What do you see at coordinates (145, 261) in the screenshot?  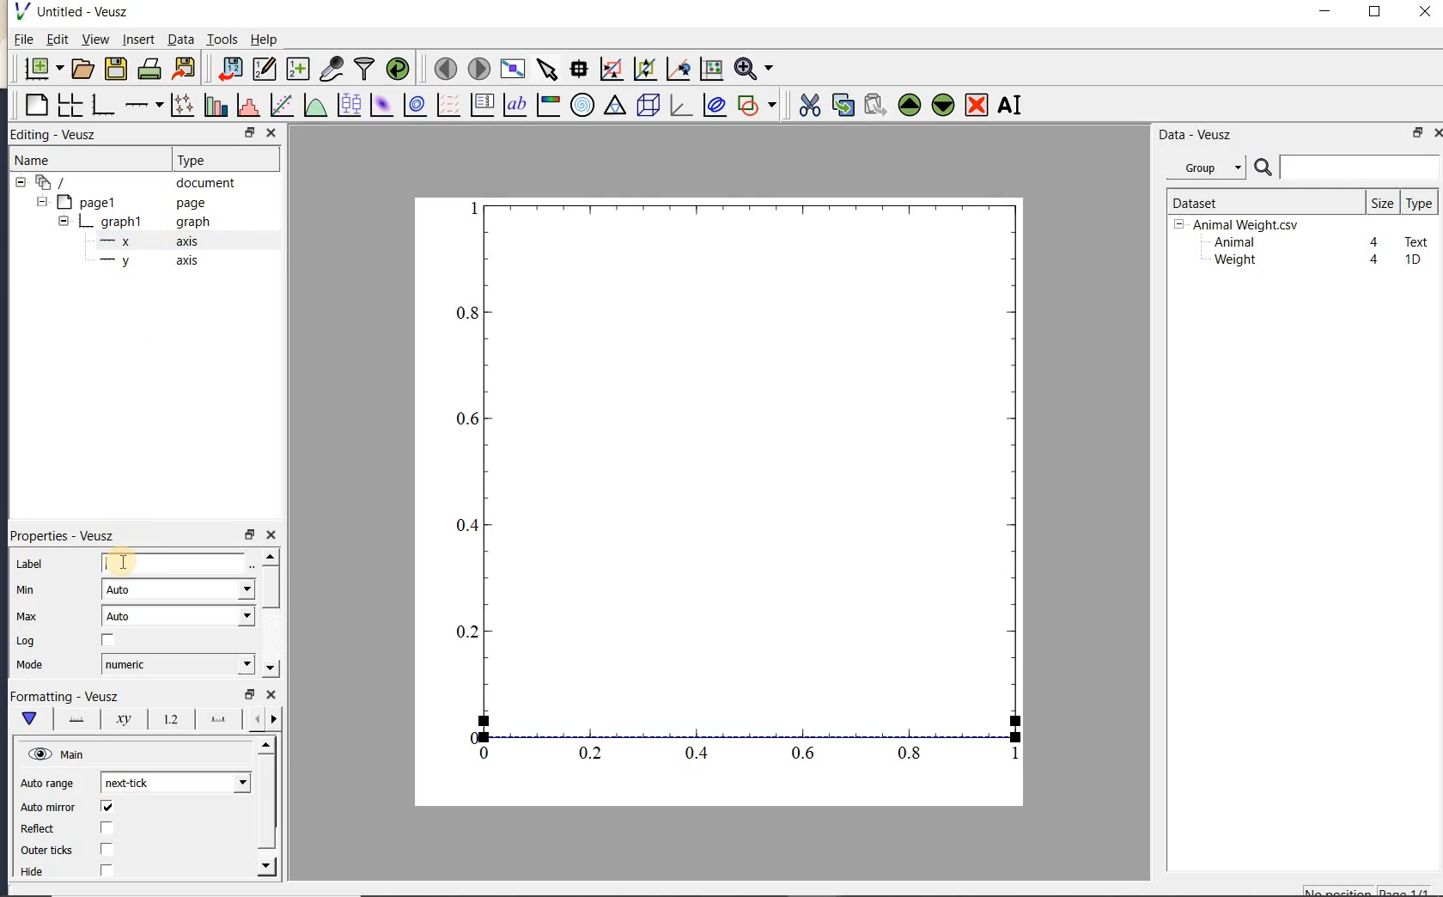 I see `axis` at bounding box center [145, 261].